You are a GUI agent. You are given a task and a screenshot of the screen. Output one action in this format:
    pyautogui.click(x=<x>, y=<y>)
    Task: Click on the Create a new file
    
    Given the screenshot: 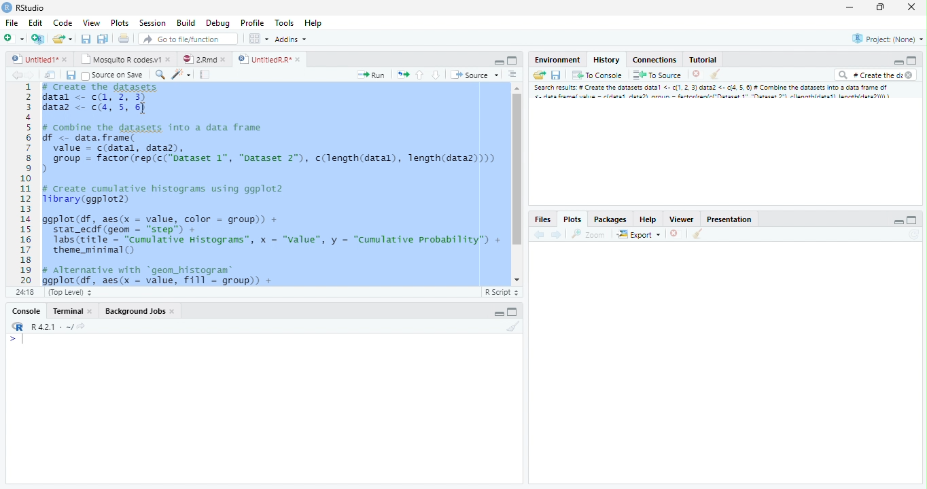 What is the action you would take?
    pyautogui.click(x=64, y=39)
    